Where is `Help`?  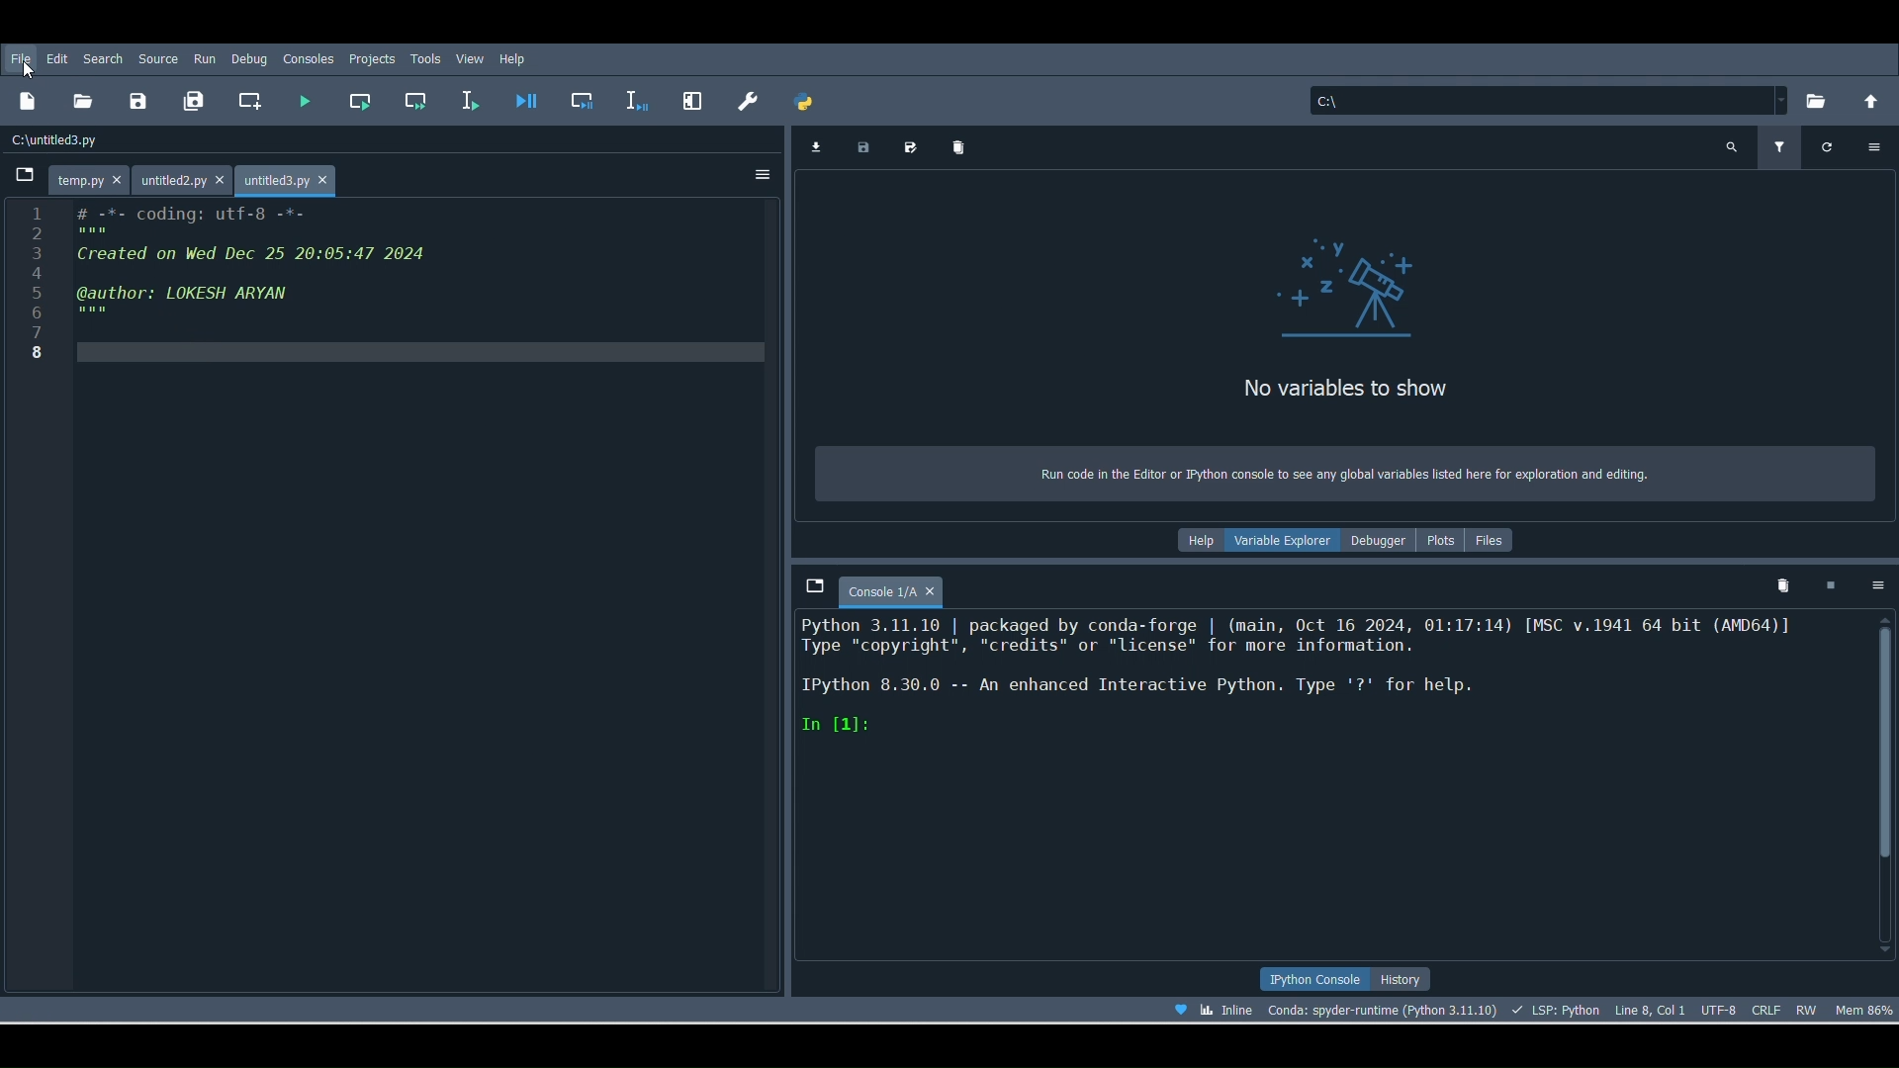
Help is located at coordinates (514, 59).